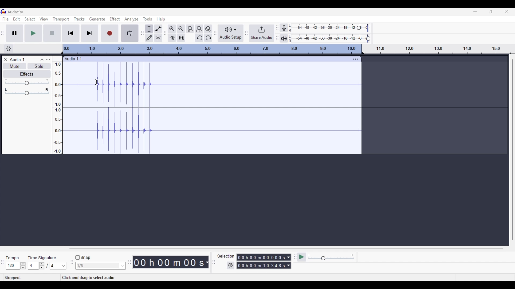 The image size is (515, 289). I want to click on Measurement options of selection duration, so click(288, 262).